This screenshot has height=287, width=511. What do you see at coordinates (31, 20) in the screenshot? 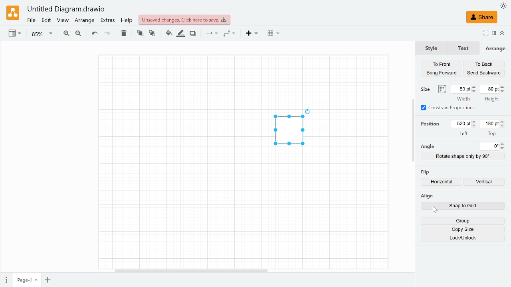
I see `File` at bounding box center [31, 20].